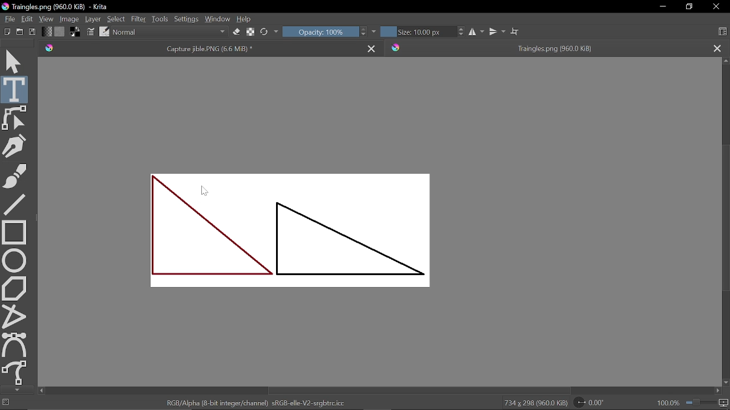 Image resolution: width=730 pixels, height=410 pixels. Describe the element at coordinates (159, 20) in the screenshot. I see `Tools` at that location.